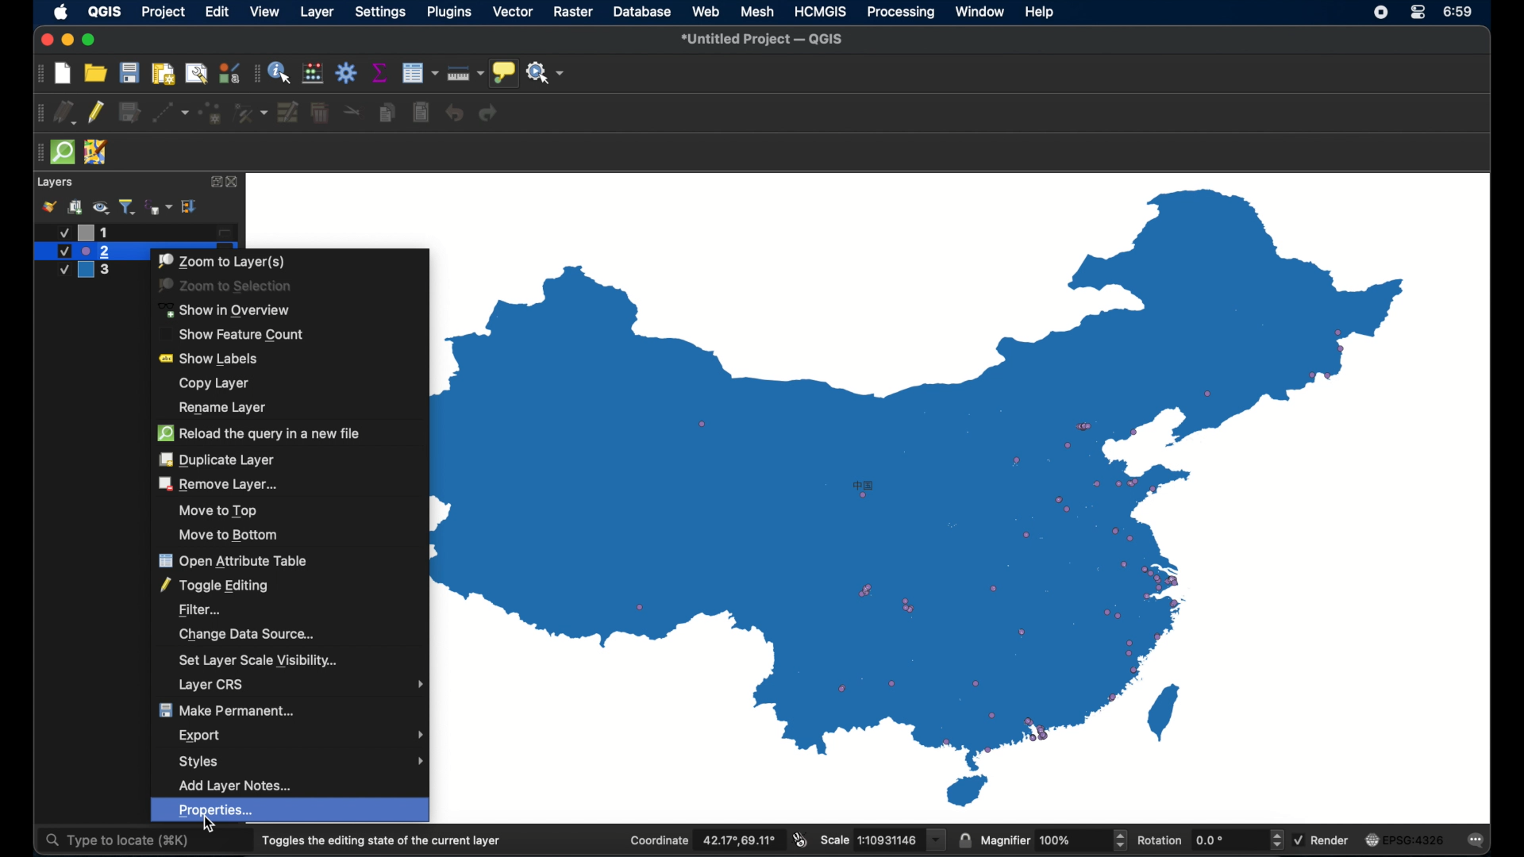 The height and width of the screenshot is (857, 1524). Describe the element at coordinates (757, 11) in the screenshot. I see `mesh` at that location.